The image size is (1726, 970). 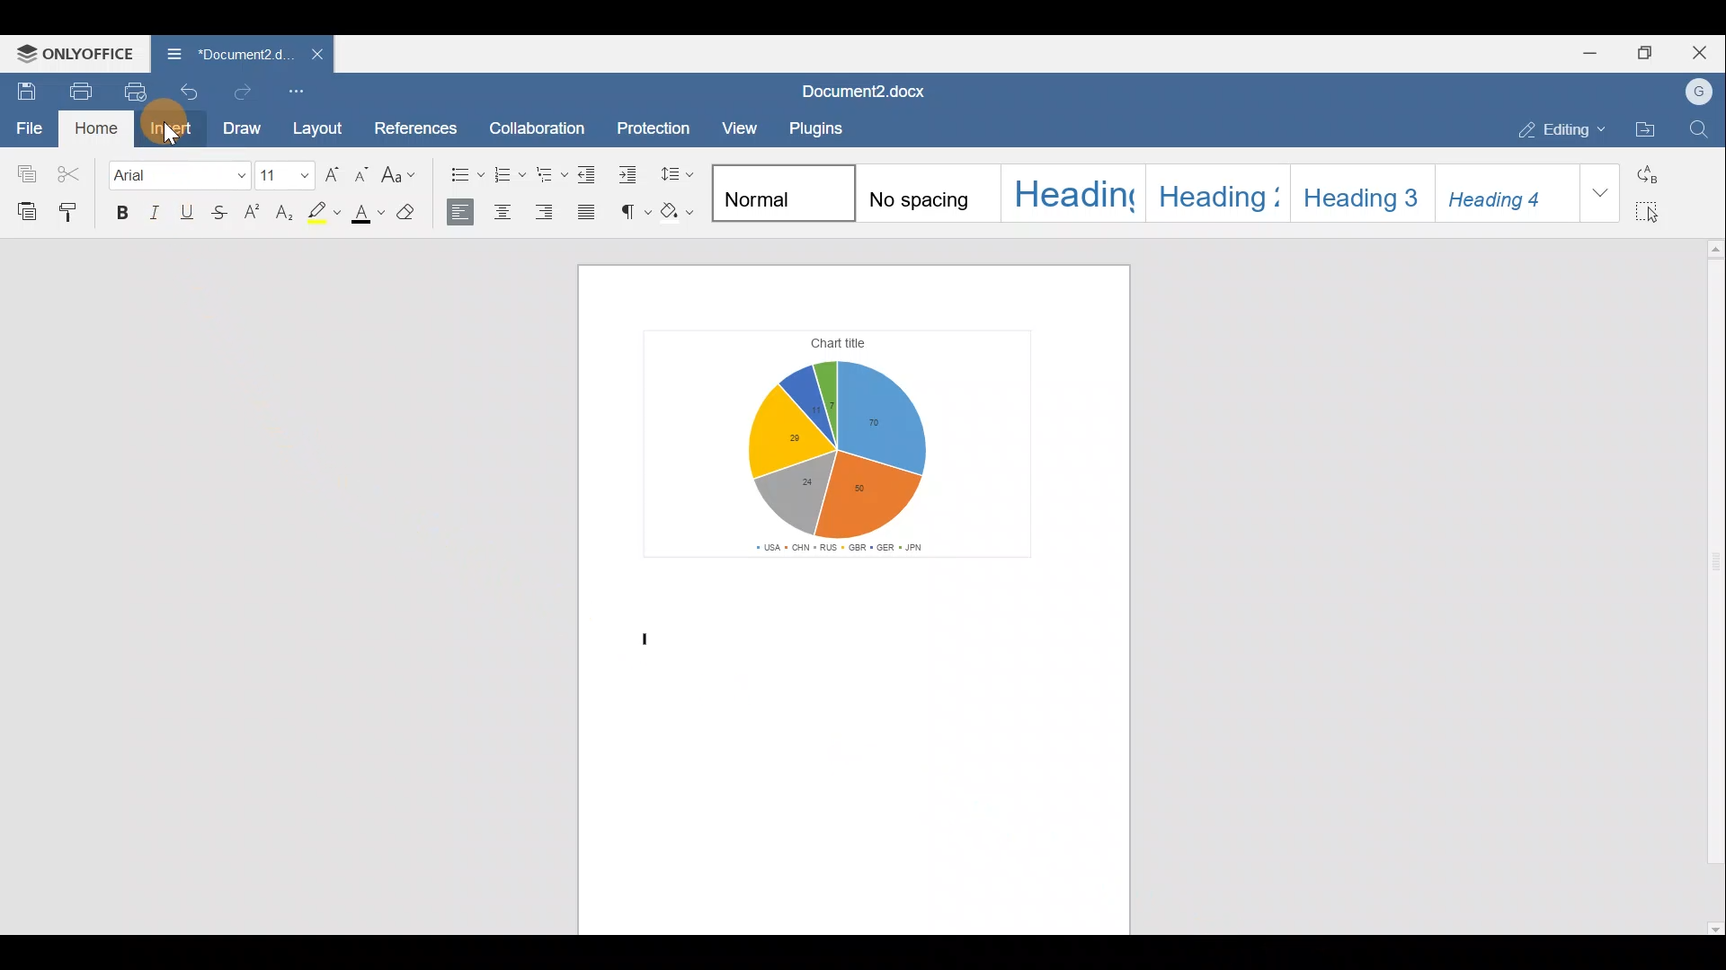 I want to click on Superscript, so click(x=255, y=213).